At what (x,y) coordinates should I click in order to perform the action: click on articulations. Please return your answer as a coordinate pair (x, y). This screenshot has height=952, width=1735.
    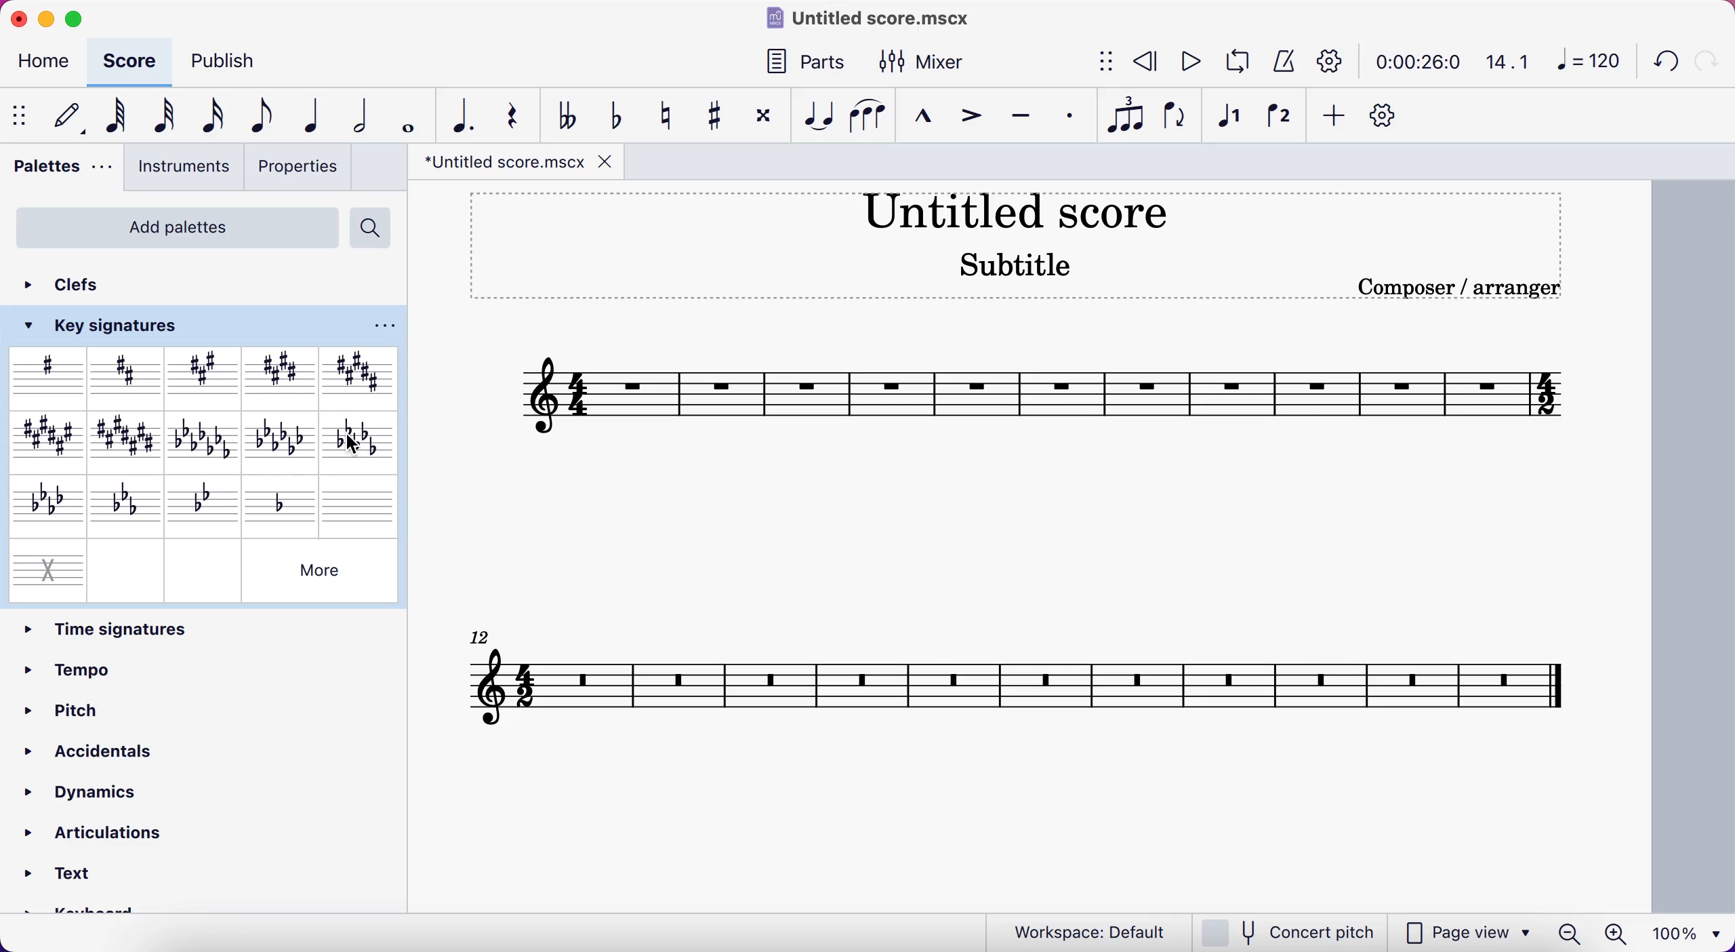
    Looking at the image, I should click on (96, 836).